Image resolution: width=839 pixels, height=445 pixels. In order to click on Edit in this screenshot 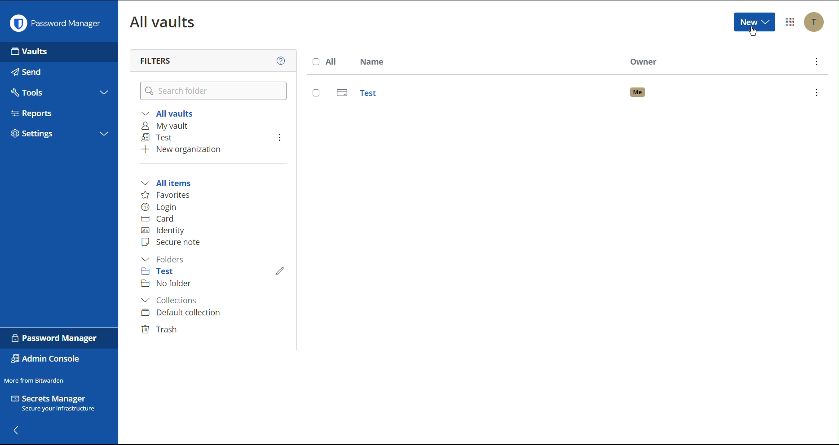, I will do `click(280, 270)`.